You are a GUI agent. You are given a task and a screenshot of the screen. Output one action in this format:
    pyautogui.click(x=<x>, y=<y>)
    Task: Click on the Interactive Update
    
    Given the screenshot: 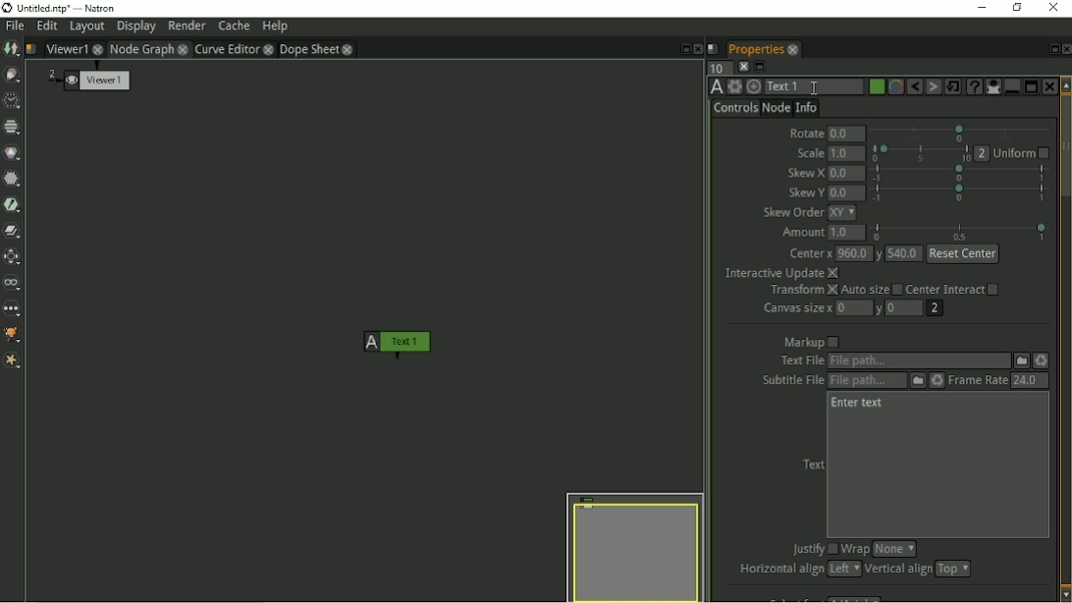 What is the action you would take?
    pyautogui.click(x=782, y=273)
    